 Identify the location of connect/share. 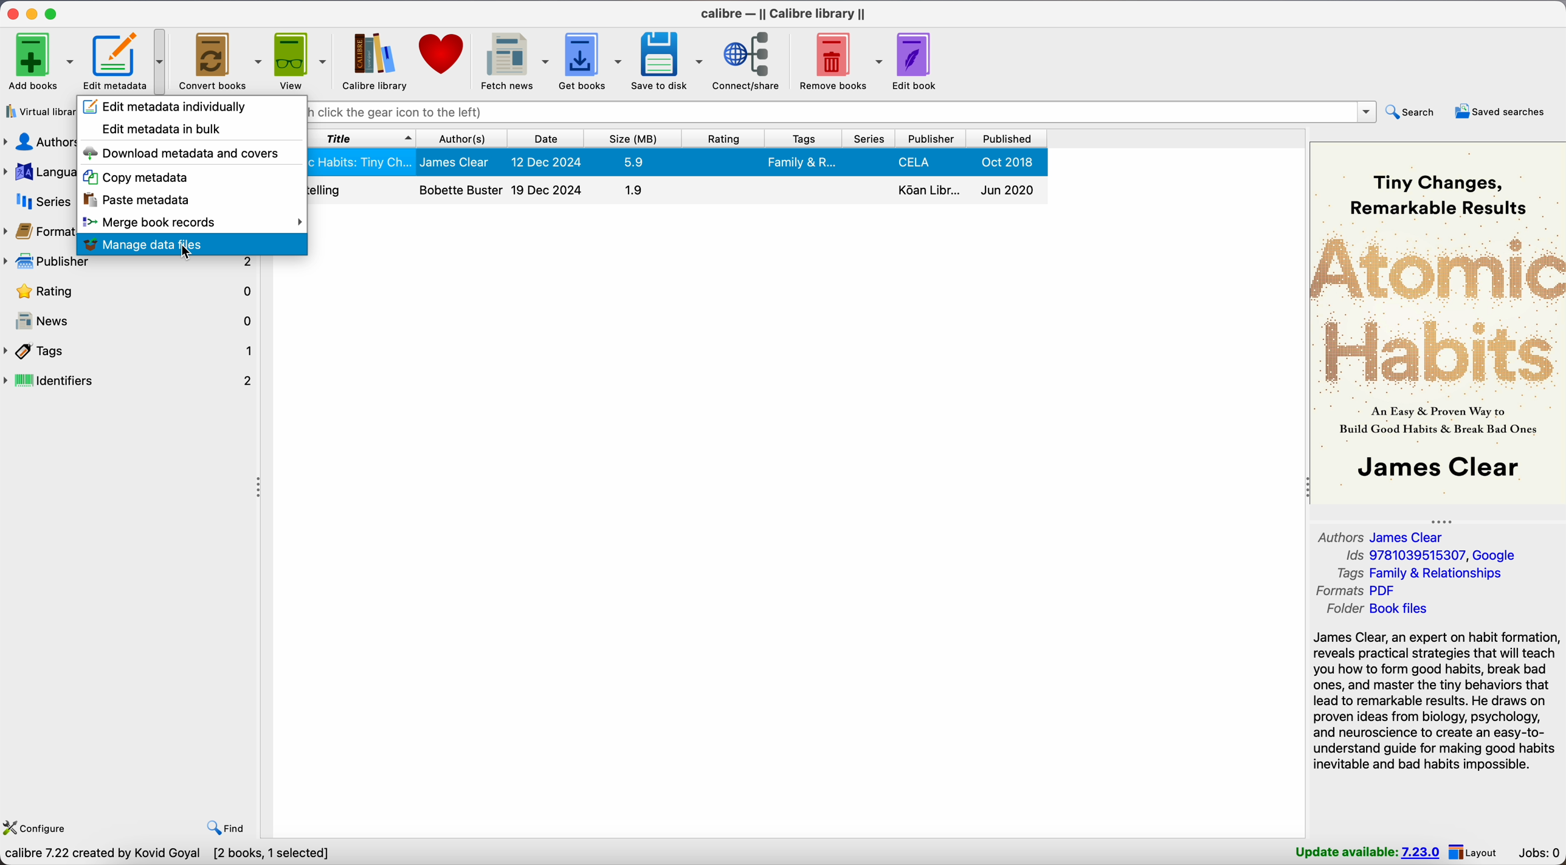
(750, 62).